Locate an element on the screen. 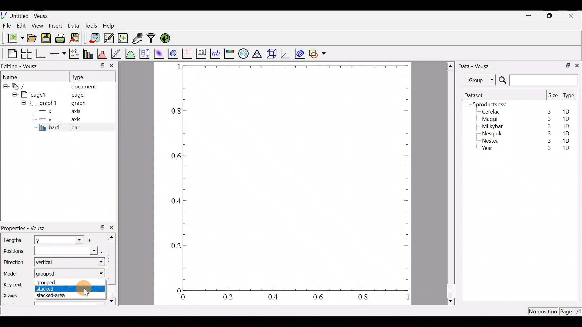 The width and height of the screenshot is (582, 327). Mode is located at coordinates (13, 272).